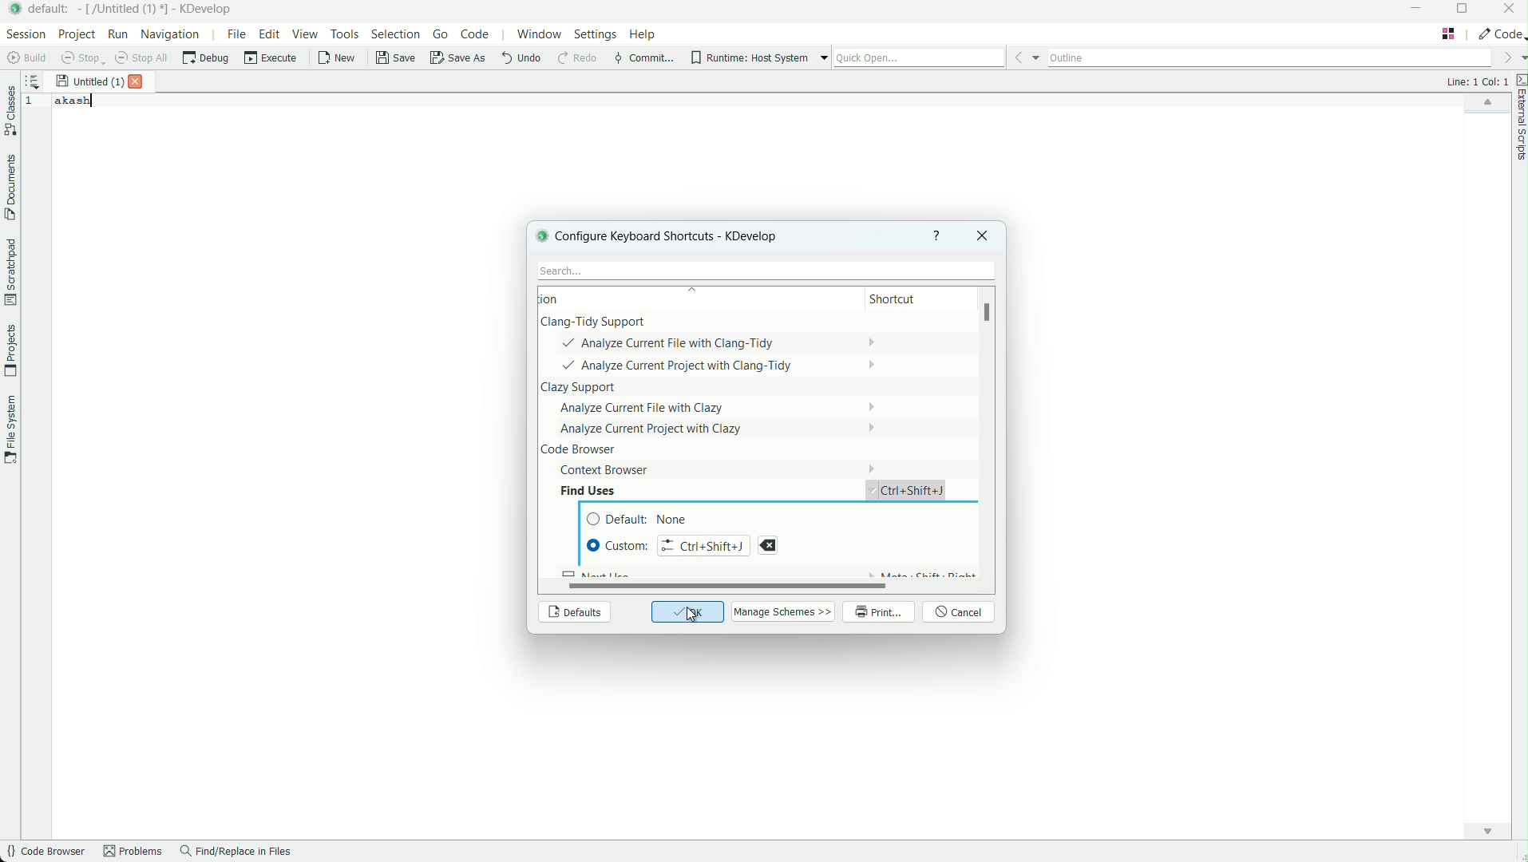  What do you see at coordinates (76, 34) in the screenshot?
I see `project menu` at bounding box center [76, 34].